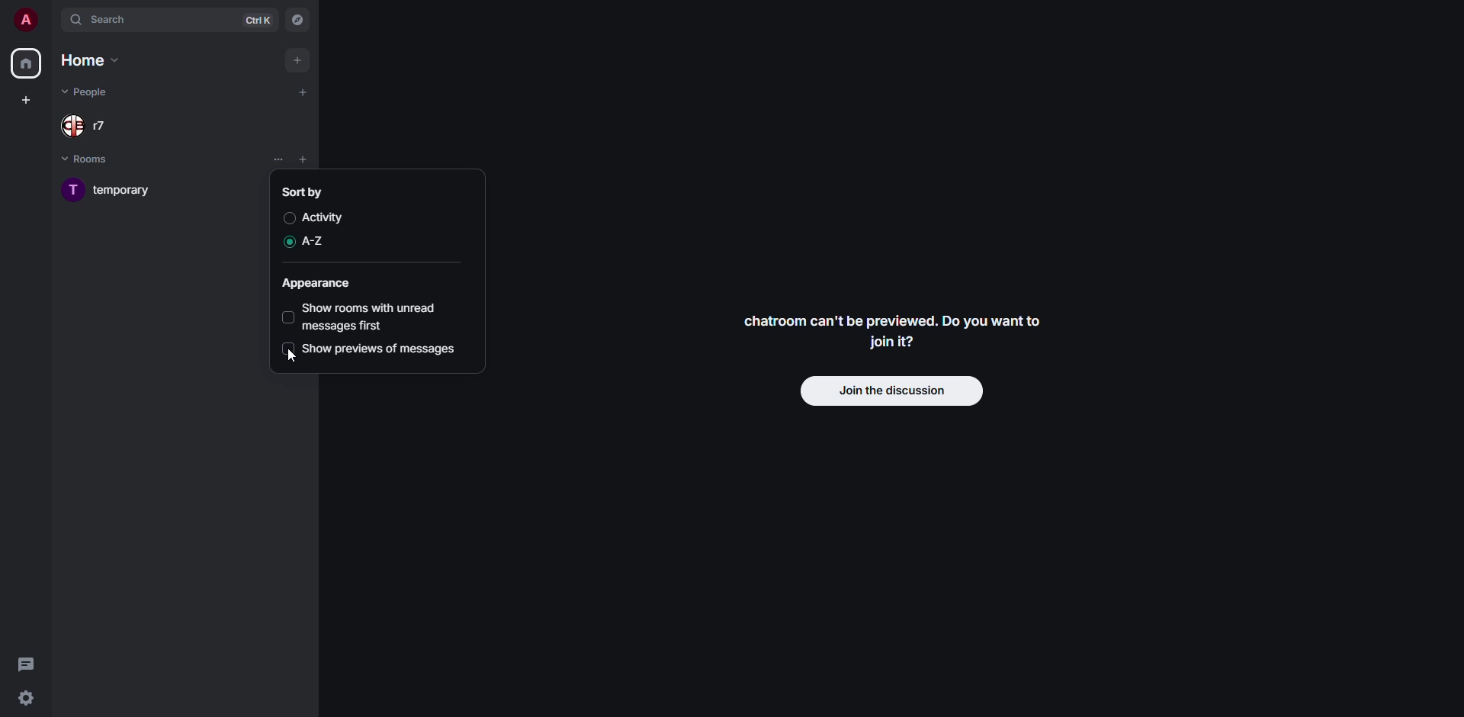 This screenshot has height=717, width=1464. What do you see at coordinates (288, 349) in the screenshot?
I see `disabled` at bounding box center [288, 349].